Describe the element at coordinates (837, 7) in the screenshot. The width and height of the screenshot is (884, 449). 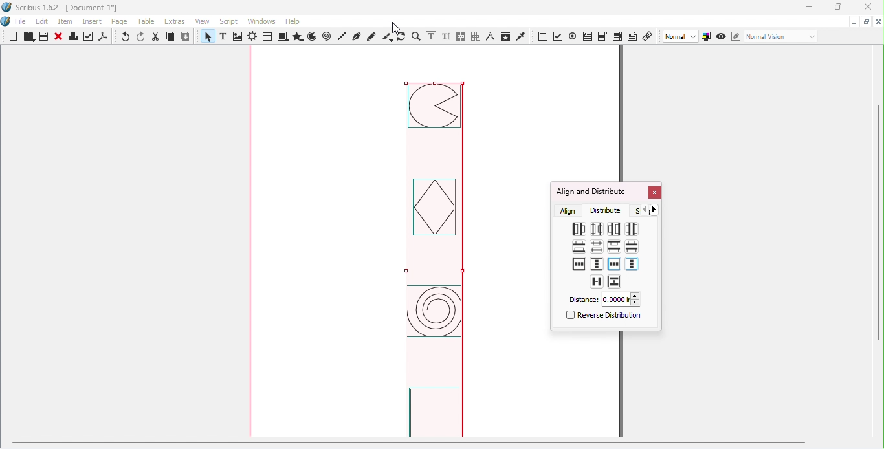
I see `Maximize` at that location.